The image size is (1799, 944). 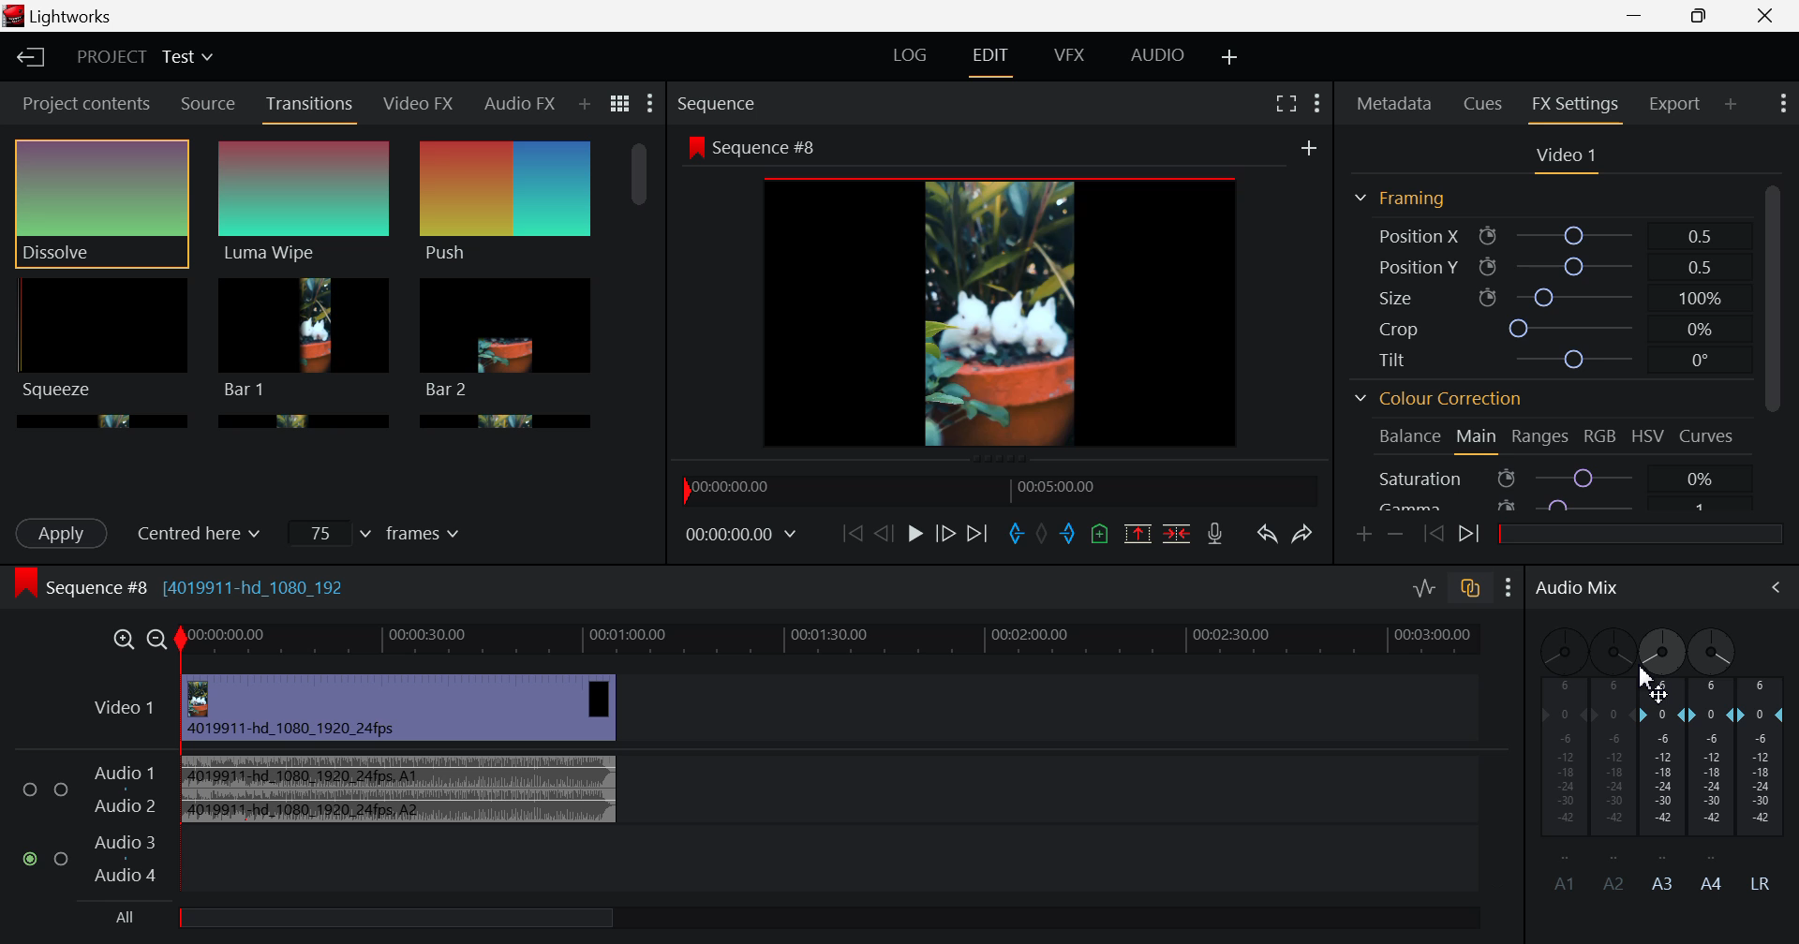 What do you see at coordinates (1613, 758) in the screenshot?
I see `A2 Channel Disabled` at bounding box center [1613, 758].